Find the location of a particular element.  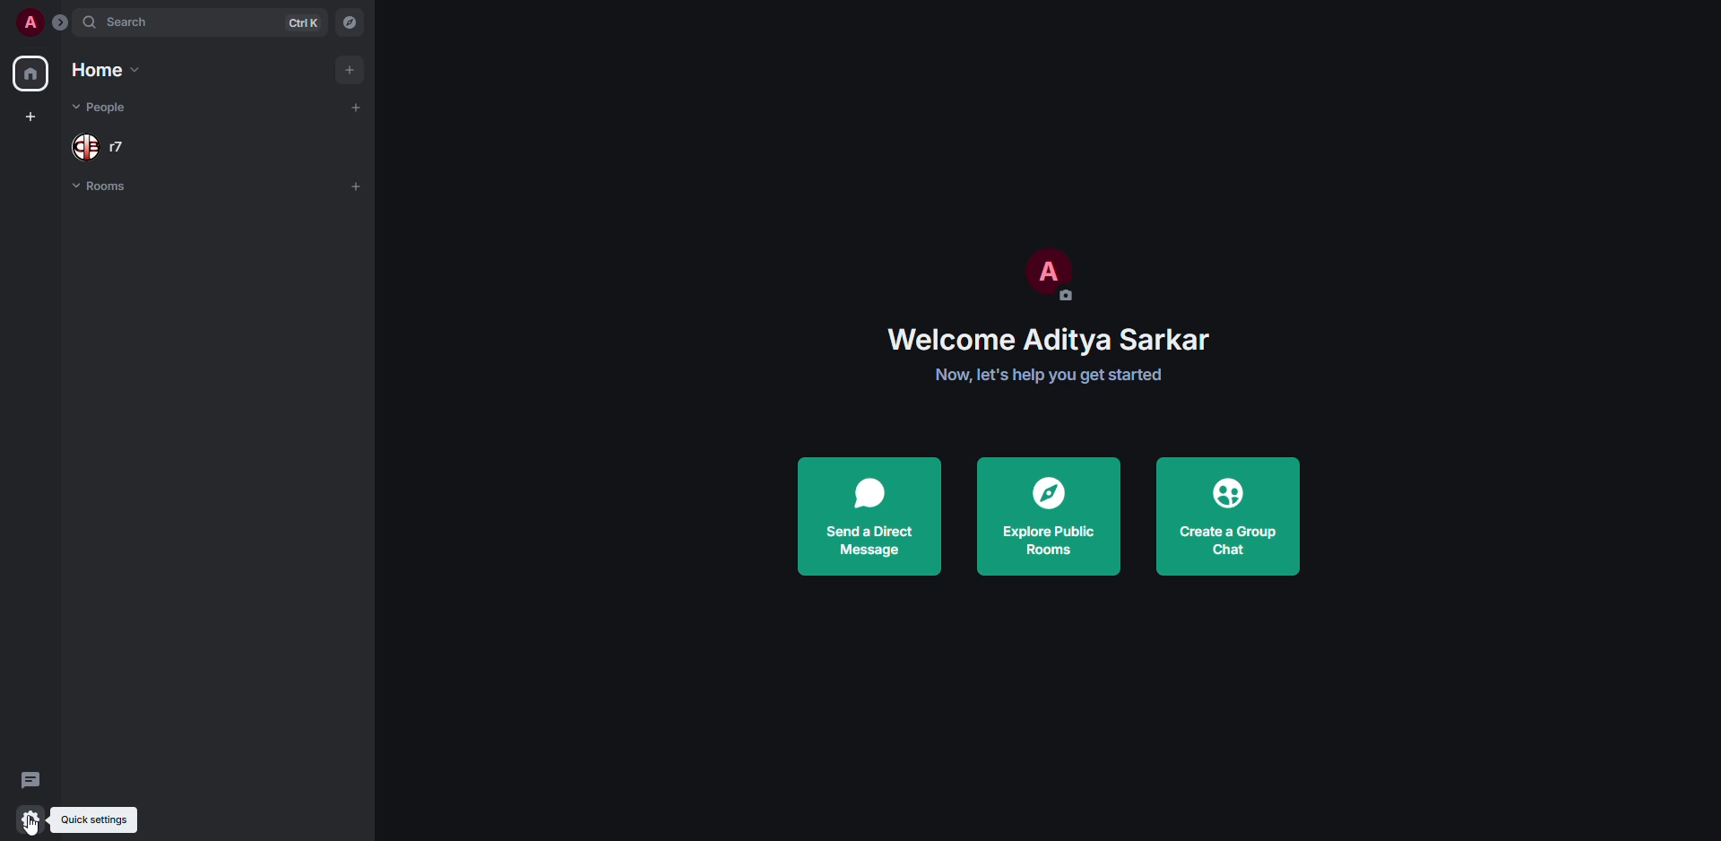

home is located at coordinates (32, 74).